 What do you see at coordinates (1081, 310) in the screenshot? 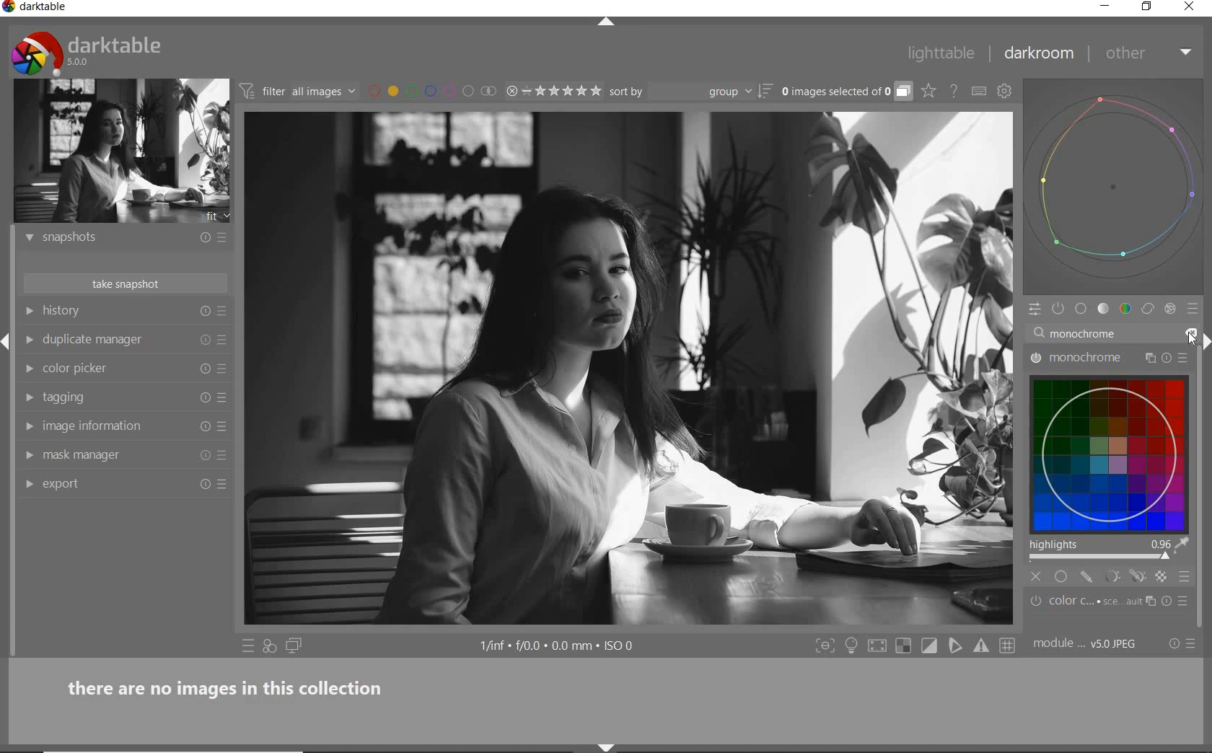
I see `base` at bounding box center [1081, 310].